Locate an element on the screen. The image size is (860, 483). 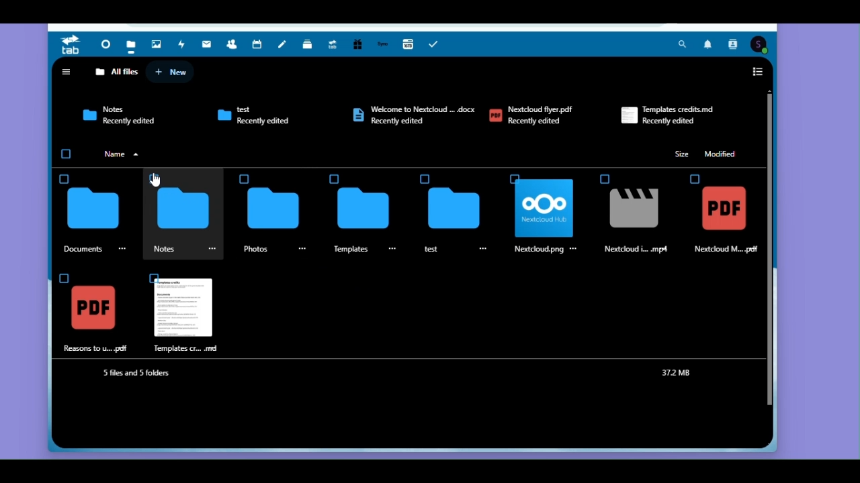
Icon is located at coordinates (184, 308).